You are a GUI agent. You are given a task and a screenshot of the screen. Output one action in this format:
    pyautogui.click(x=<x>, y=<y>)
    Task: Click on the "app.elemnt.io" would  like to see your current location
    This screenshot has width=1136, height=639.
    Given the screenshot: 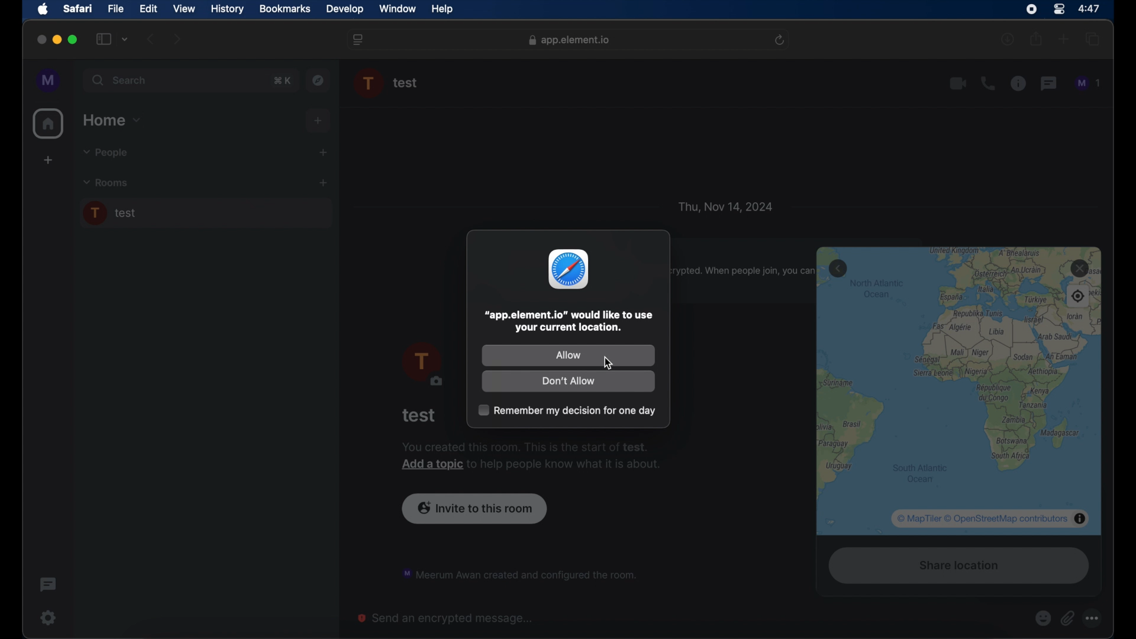 What is the action you would take?
    pyautogui.click(x=569, y=322)
    